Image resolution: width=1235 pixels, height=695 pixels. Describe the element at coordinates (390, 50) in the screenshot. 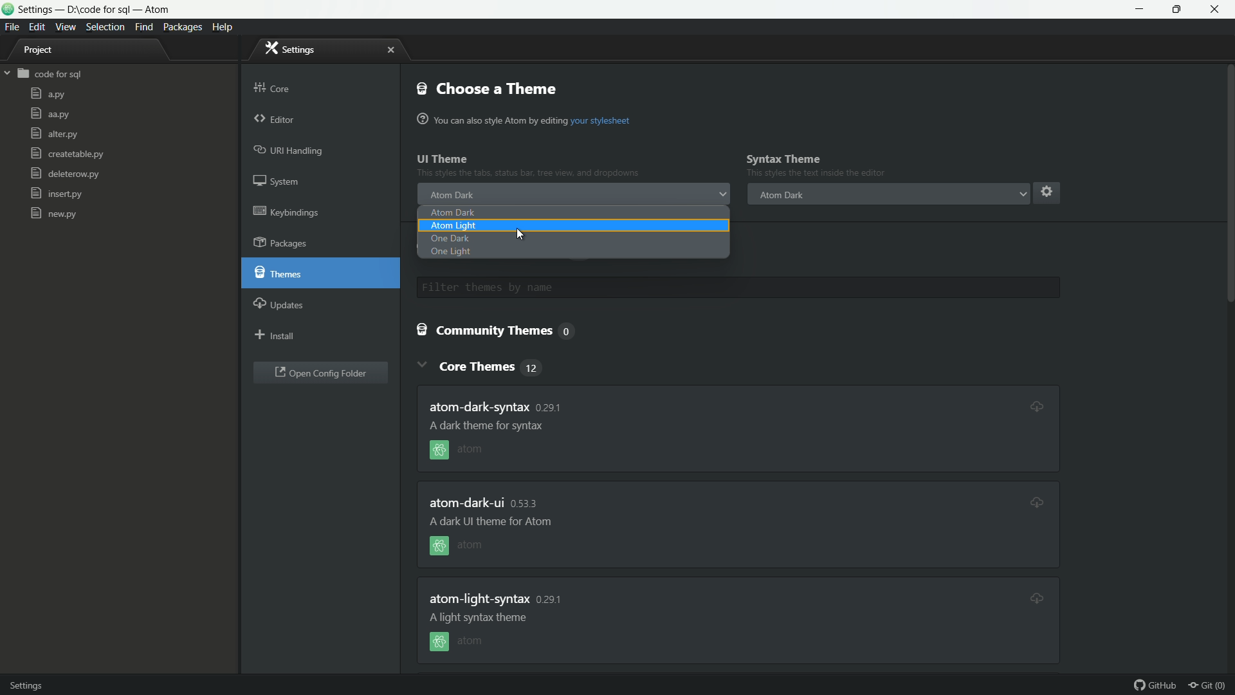

I see `close` at that location.